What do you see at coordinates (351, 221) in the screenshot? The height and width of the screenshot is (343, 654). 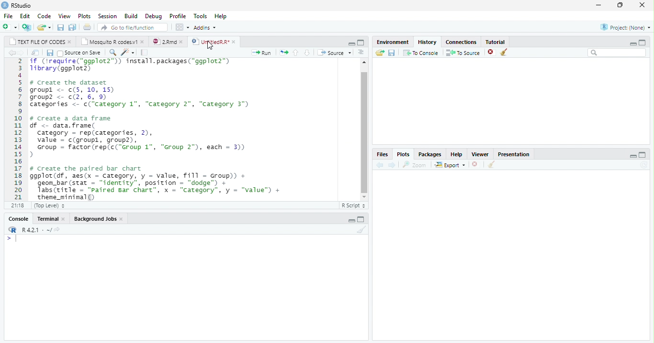 I see `minimize` at bounding box center [351, 221].